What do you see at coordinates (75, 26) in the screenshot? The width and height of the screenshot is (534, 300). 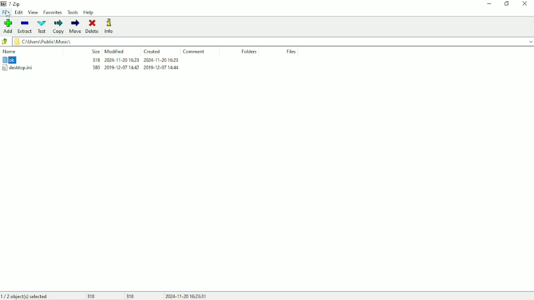 I see `Move` at bounding box center [75, 26].